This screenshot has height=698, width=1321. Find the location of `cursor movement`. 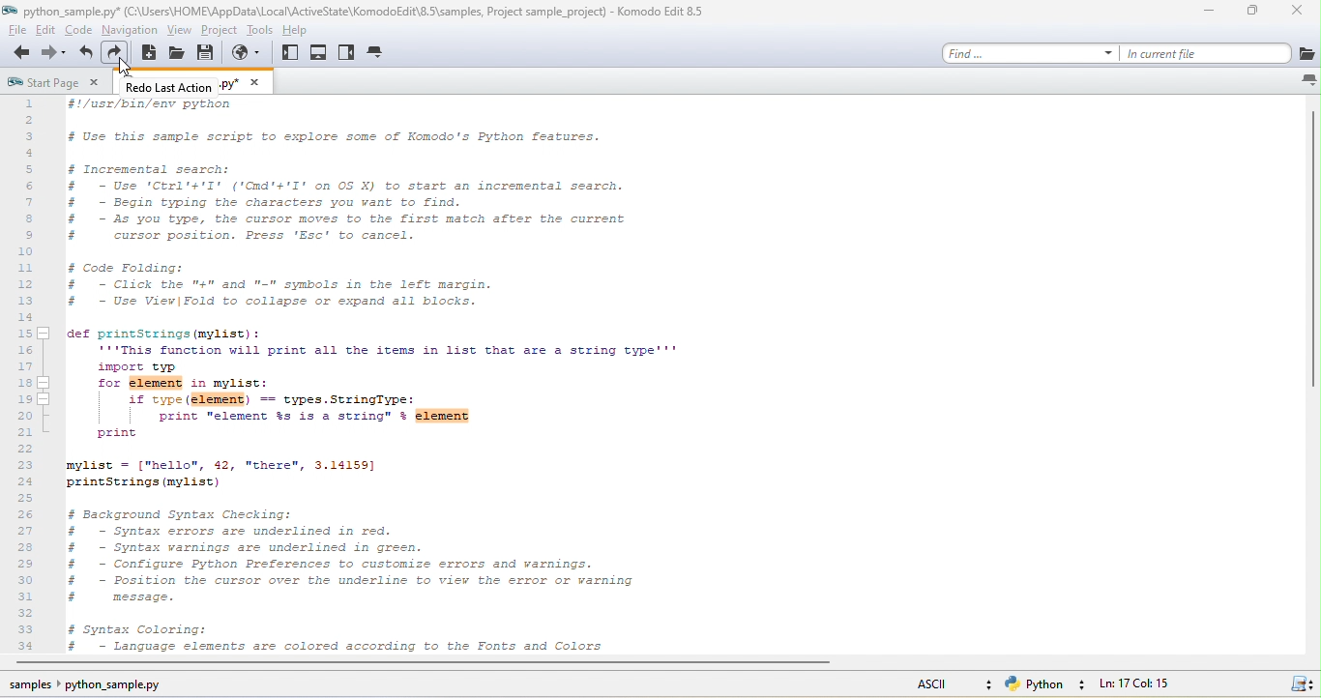

cursor movement is located at coordinates (127, 70).